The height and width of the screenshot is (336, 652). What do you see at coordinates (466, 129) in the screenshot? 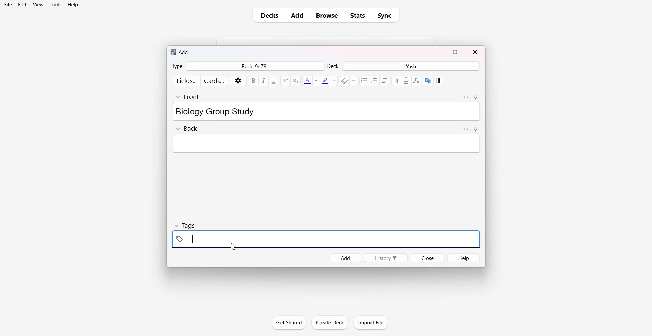
I see `Toggle HTML Editor` at bounding box center [466, 129].